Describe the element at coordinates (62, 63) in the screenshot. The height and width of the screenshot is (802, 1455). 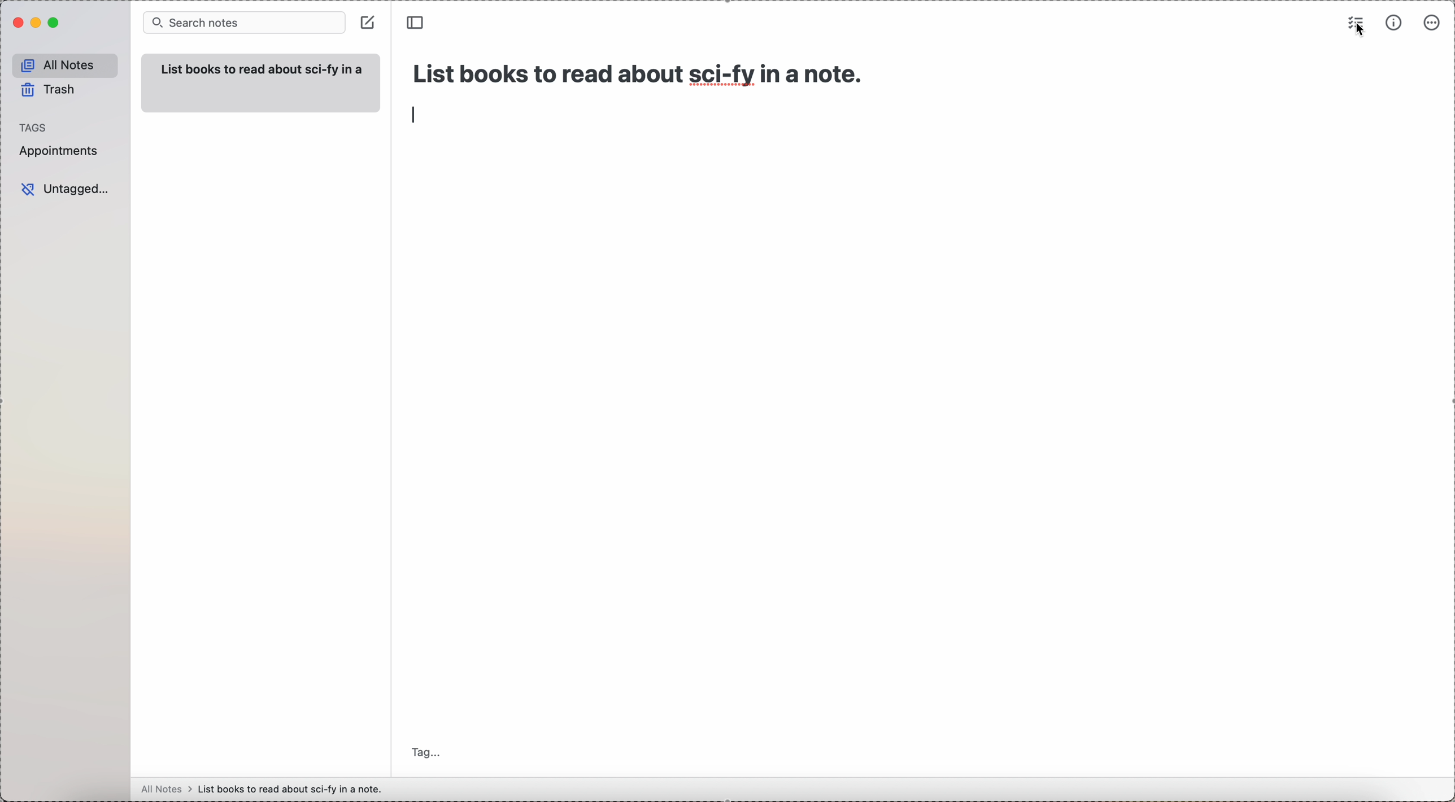
I see `all notes` at that location.